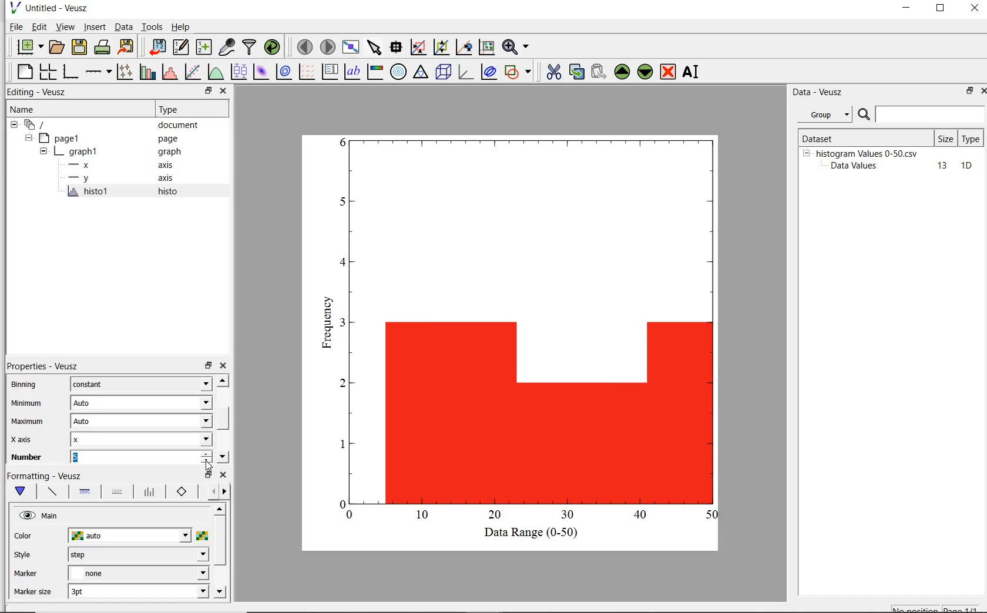  I want to click on edit and create new datasets, so click(181, 46).